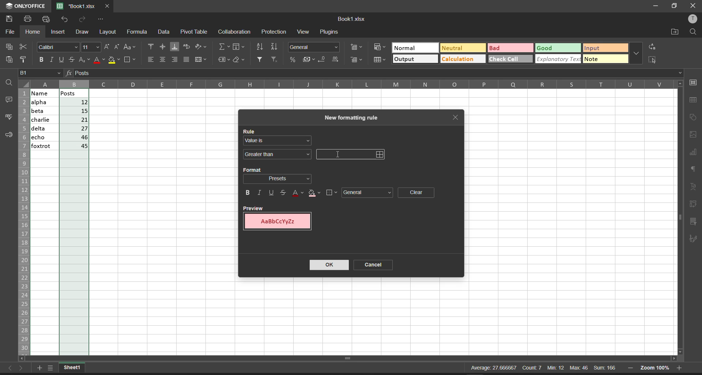  What do you see at coordinates (352, 117) in the screenshot?
I see `new formating rule` at bounding box center [352, 117].